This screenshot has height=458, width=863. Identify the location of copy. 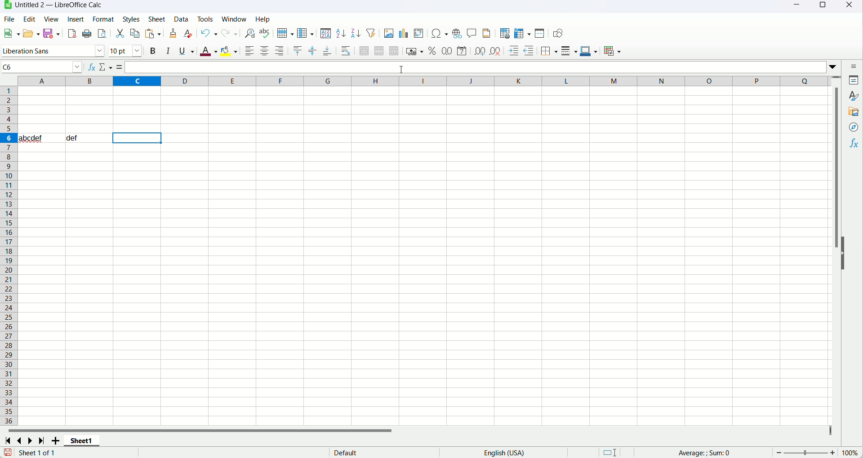
(135, 33).